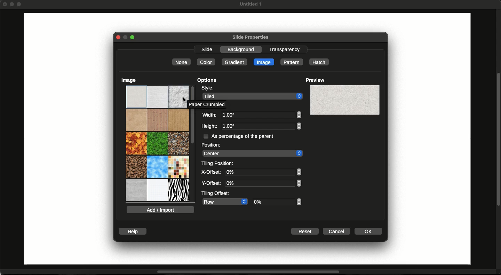 The height and width of the screenshot is (275, 501). Describe the element at coordinates (205, 136) in the screenshot. I see `Checkbox` at that location.